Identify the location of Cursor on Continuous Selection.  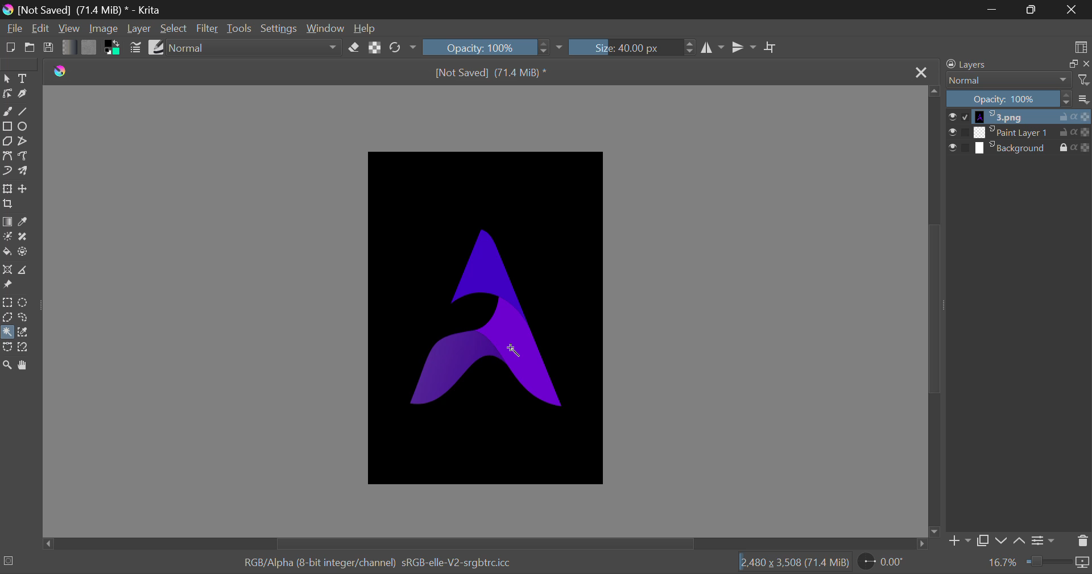
(7, 332).